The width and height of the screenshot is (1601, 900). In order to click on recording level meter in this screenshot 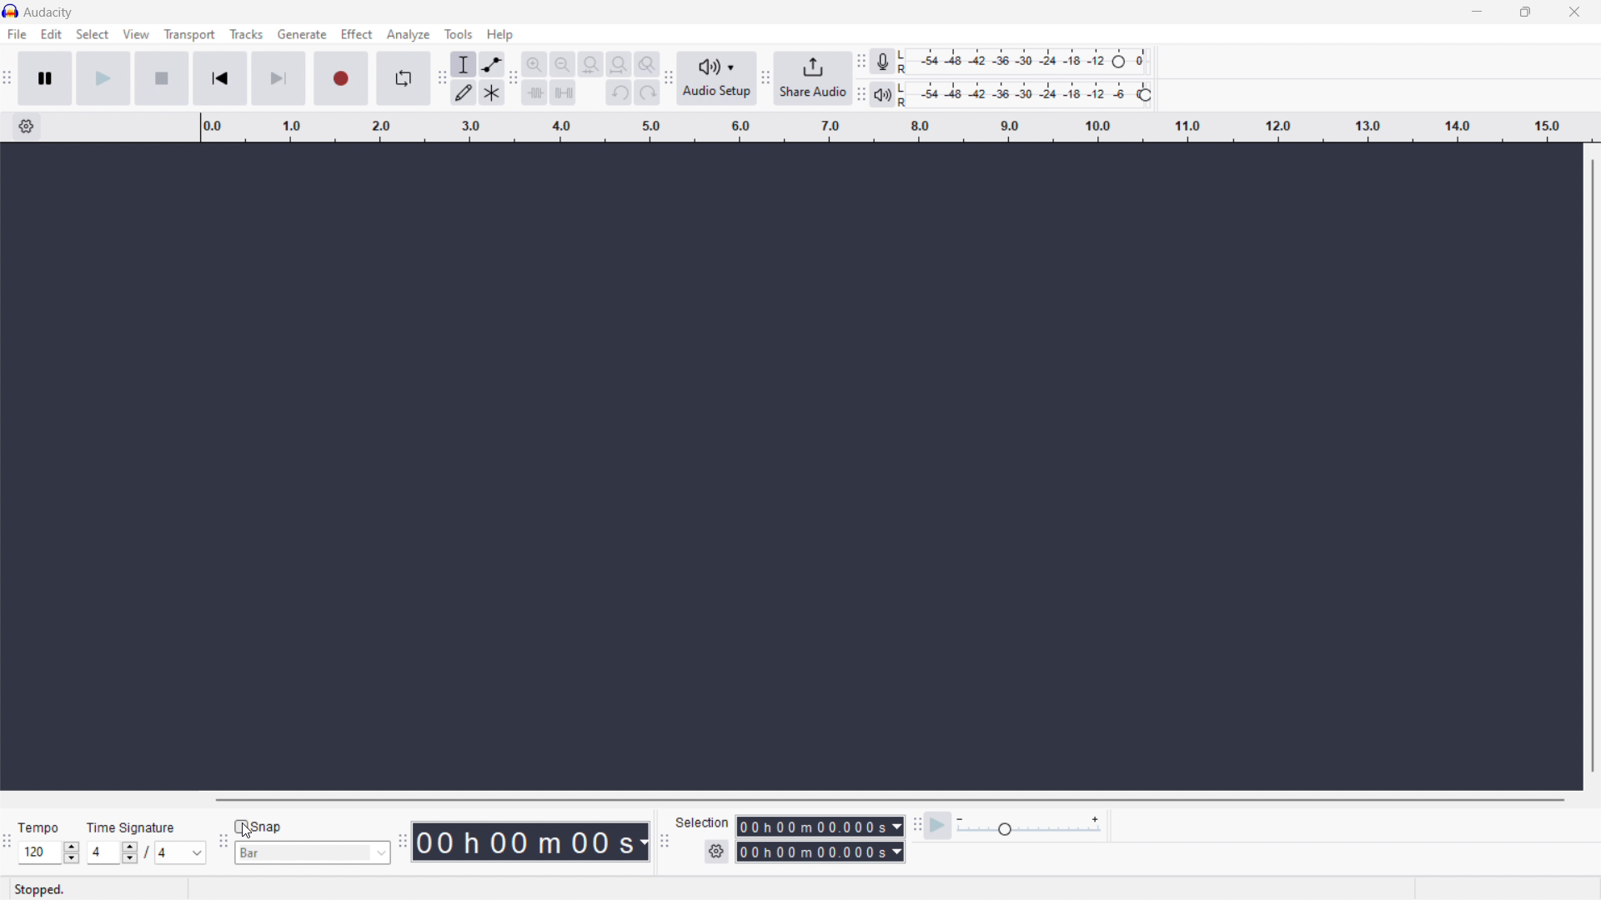, I will do `click(1026, 62)`.